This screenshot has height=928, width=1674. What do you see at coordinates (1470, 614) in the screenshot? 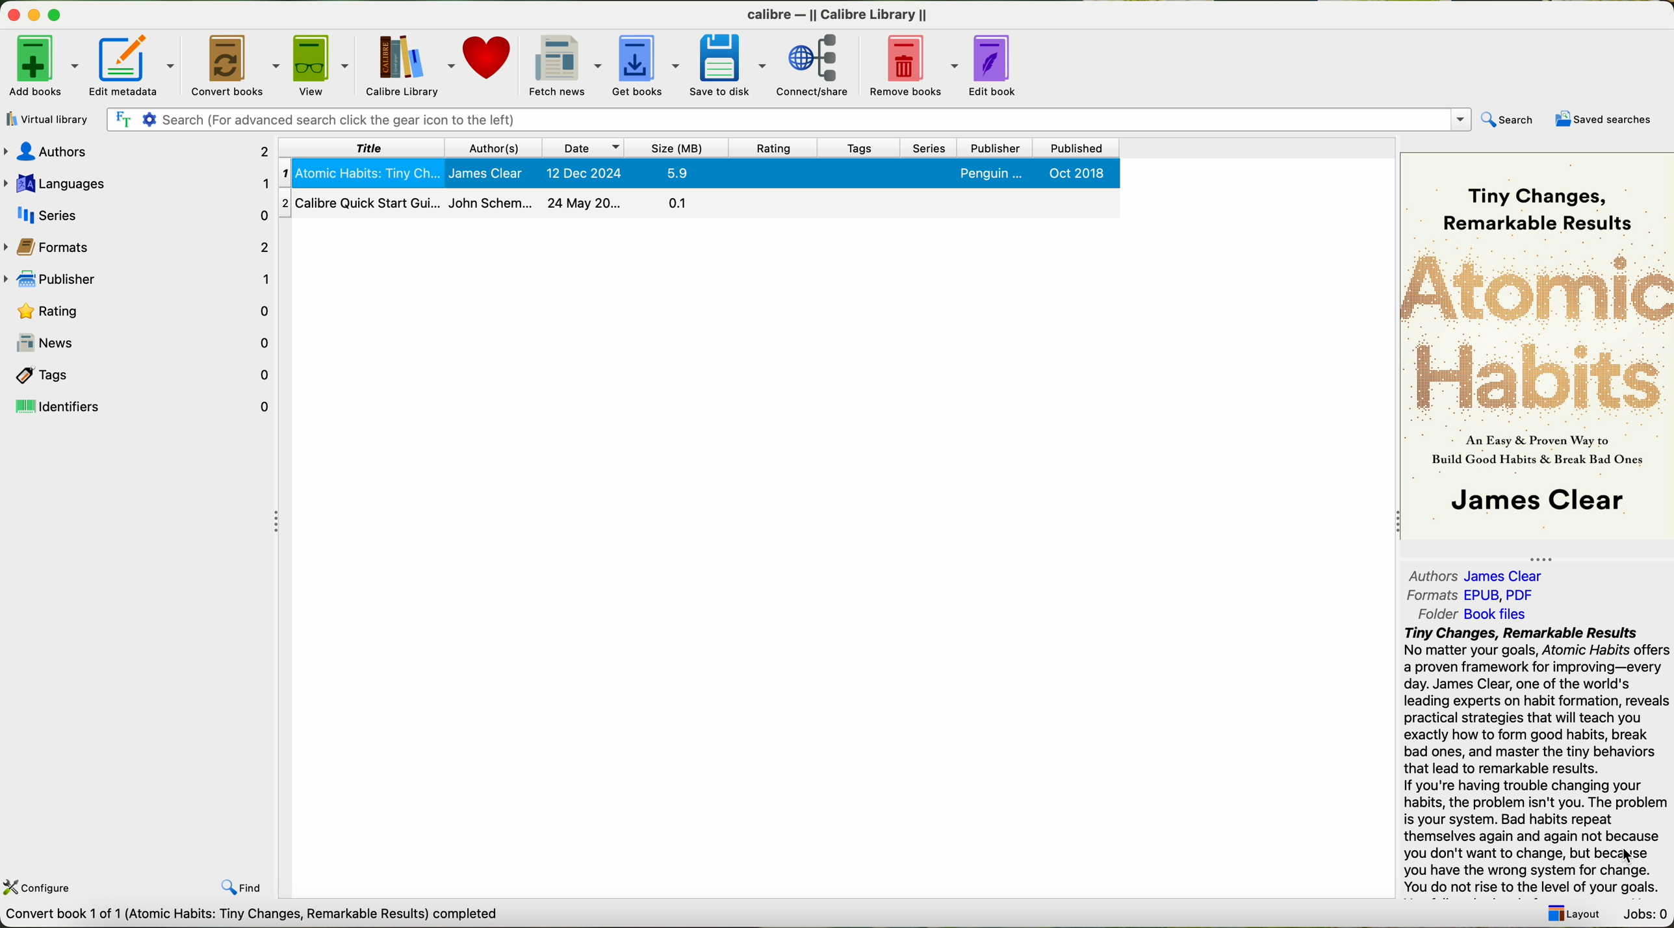
I see `folder` at bounding box center [1470, 614].